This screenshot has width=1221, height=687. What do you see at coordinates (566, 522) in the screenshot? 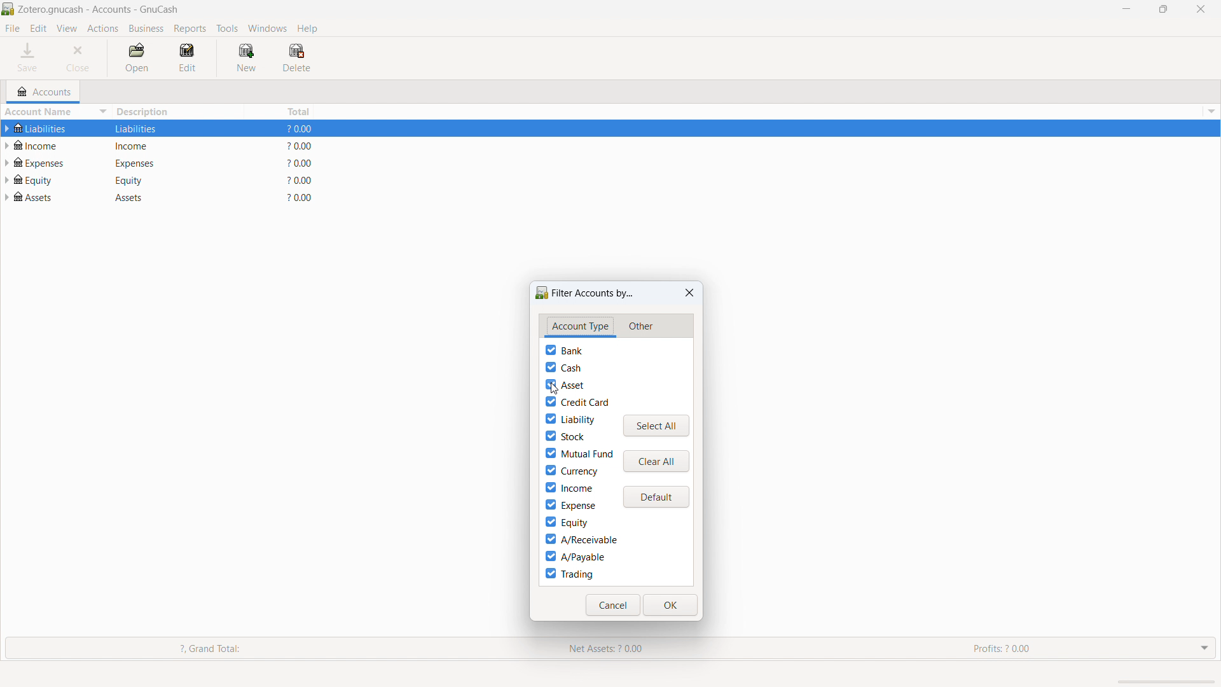
I see `equity` at bounding box center [566, 522].